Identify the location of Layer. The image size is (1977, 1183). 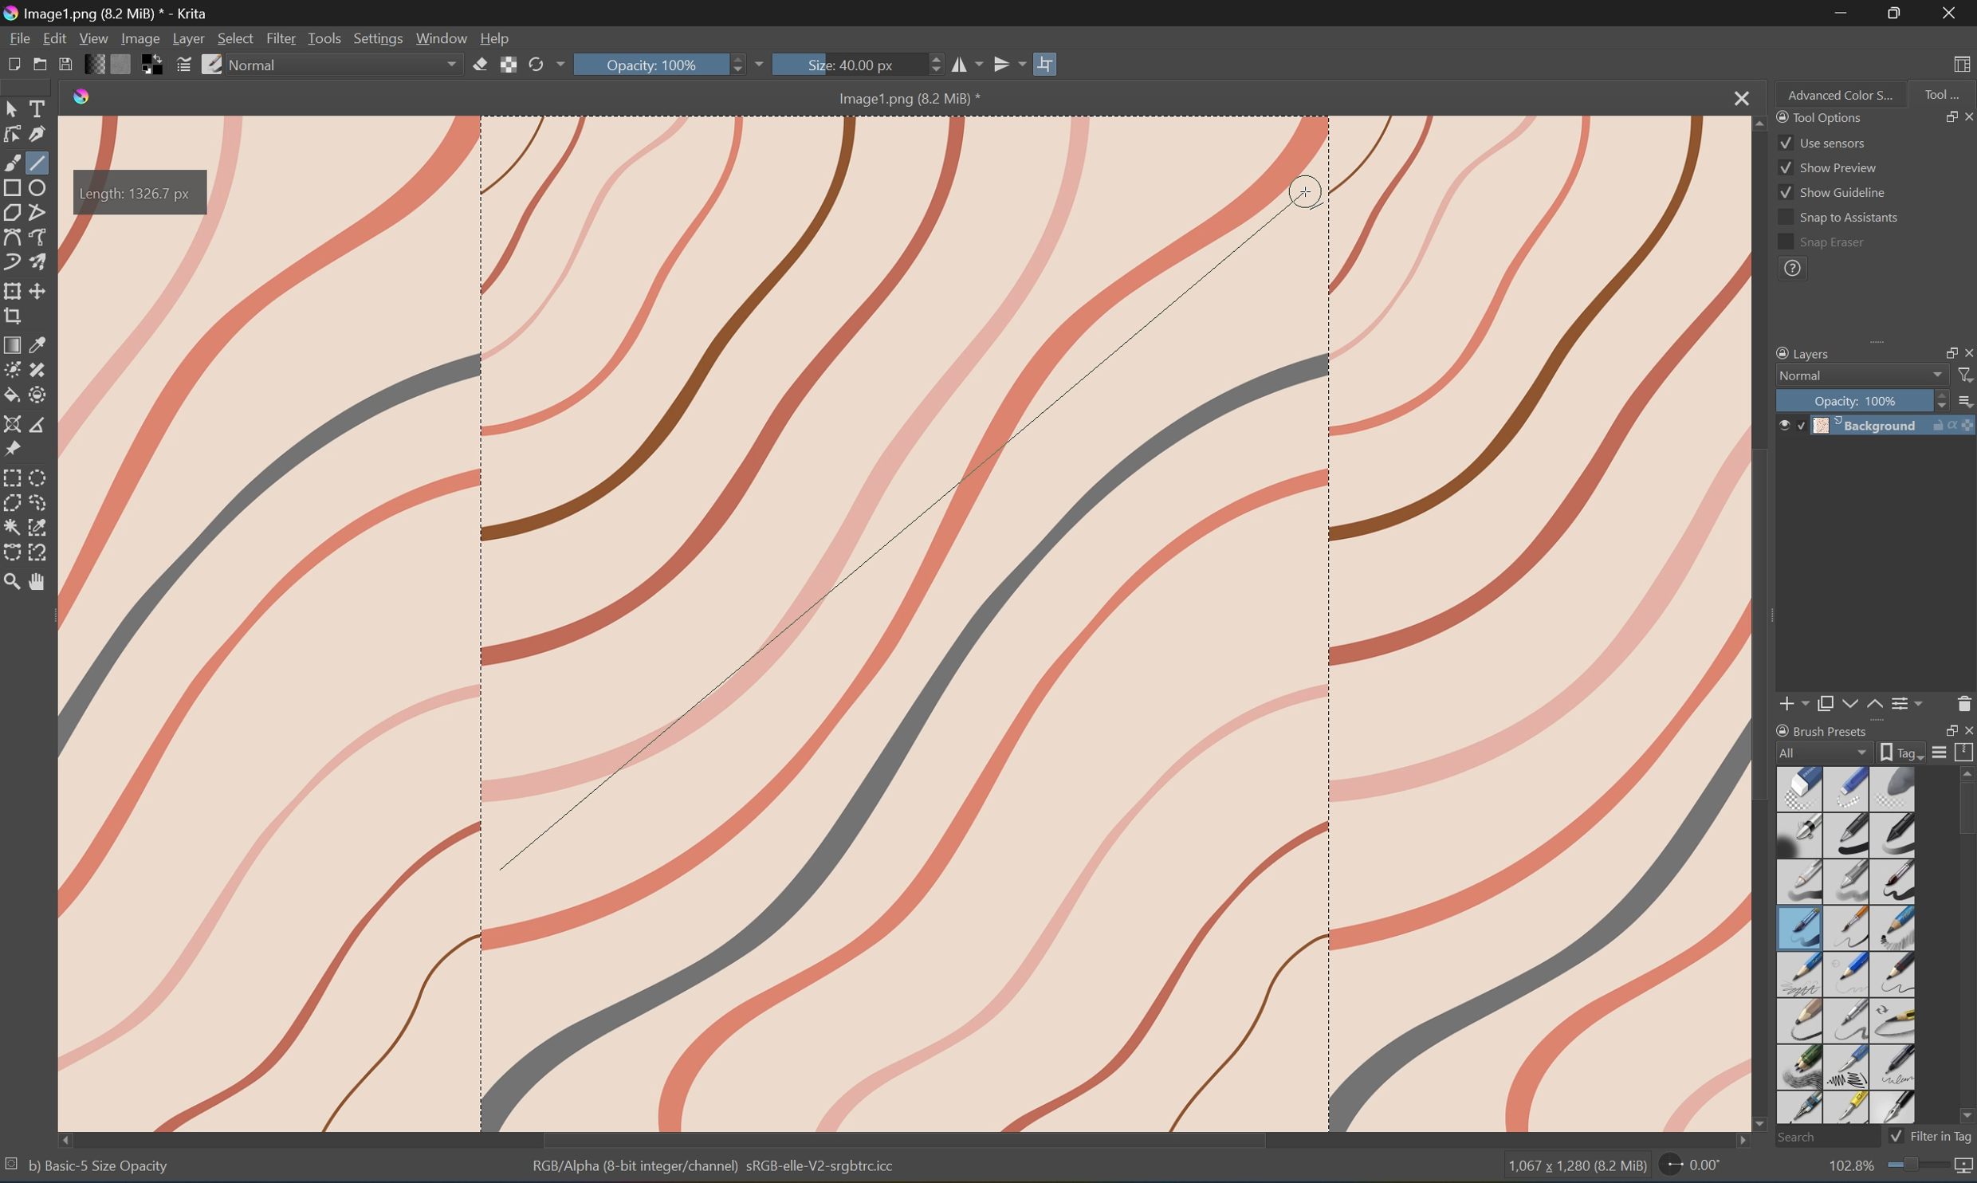
(189, 38).